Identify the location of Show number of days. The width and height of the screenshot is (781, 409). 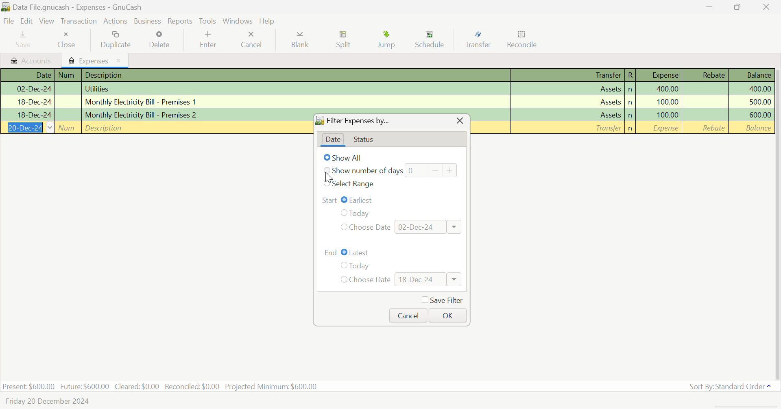
(362, 172).